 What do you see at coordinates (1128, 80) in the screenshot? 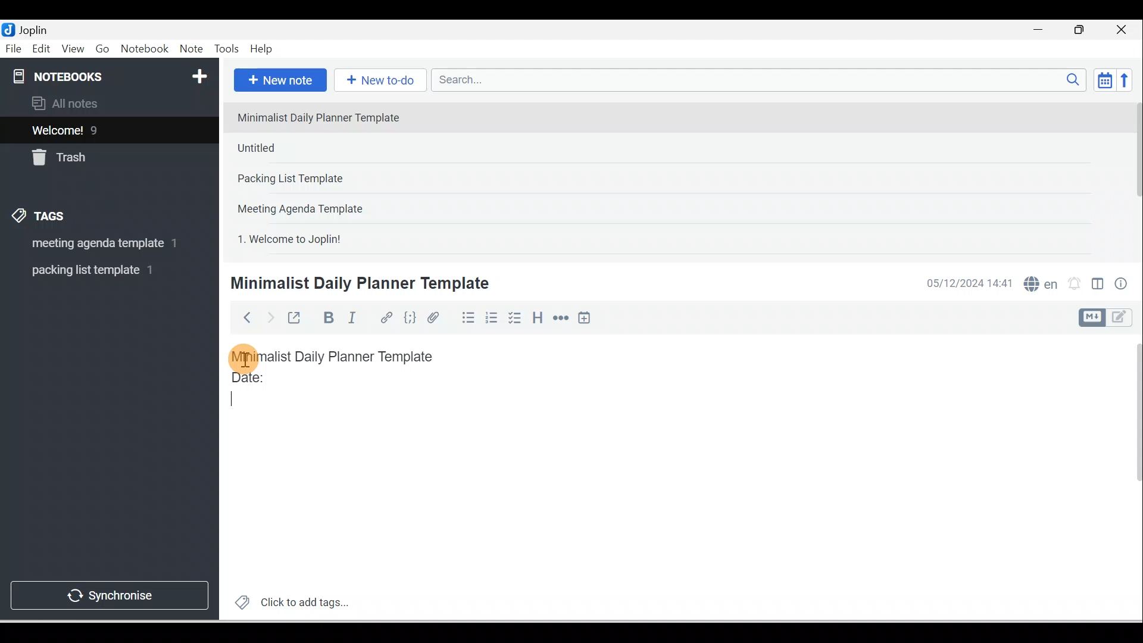
I see `Reverse sort` at bounding box center [1128, 80].